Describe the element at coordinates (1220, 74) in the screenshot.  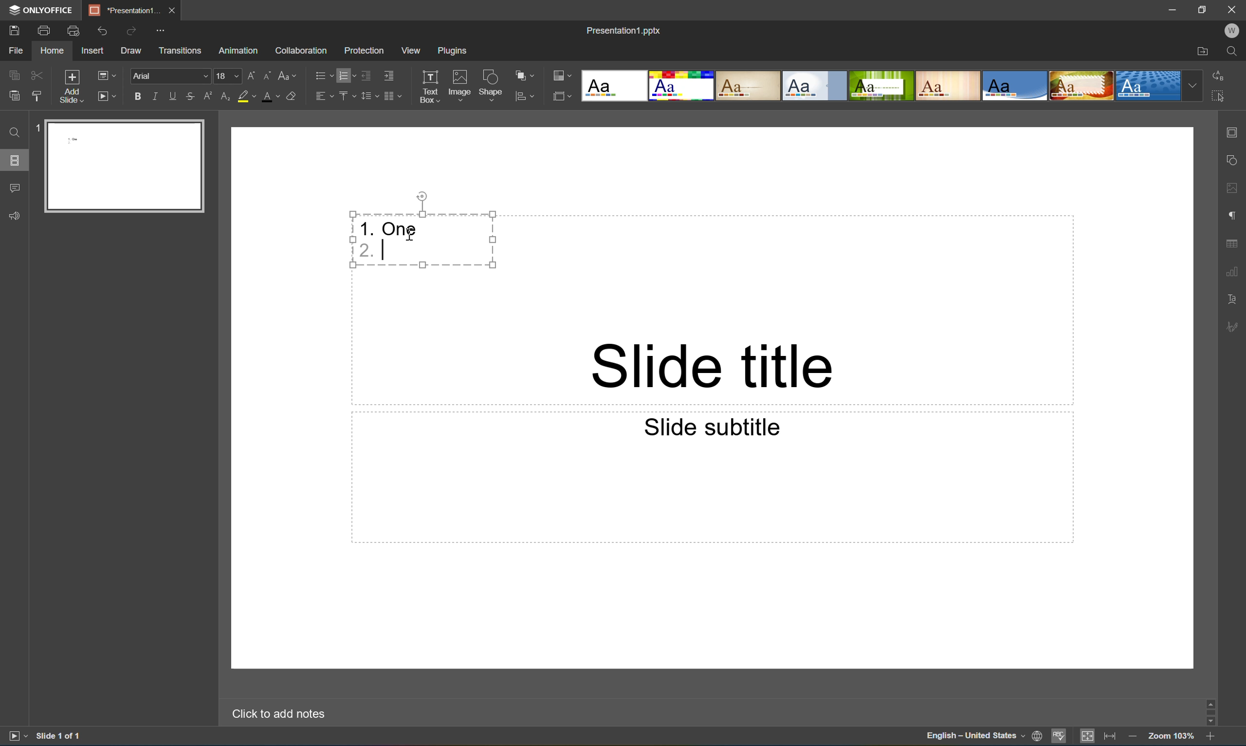
I see `Replace` at that location.